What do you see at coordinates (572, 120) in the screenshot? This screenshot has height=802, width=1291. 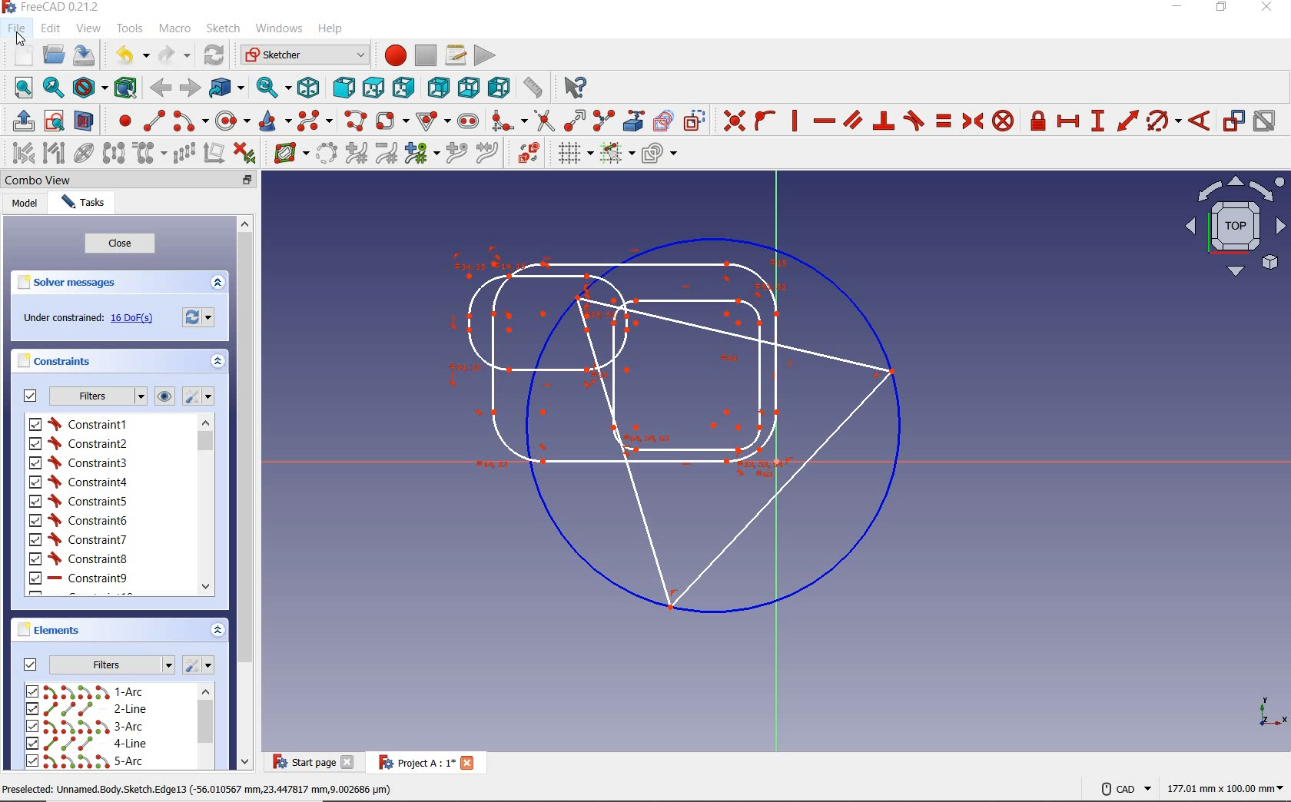 I see `extend edge` at bounding box center [572, 120].